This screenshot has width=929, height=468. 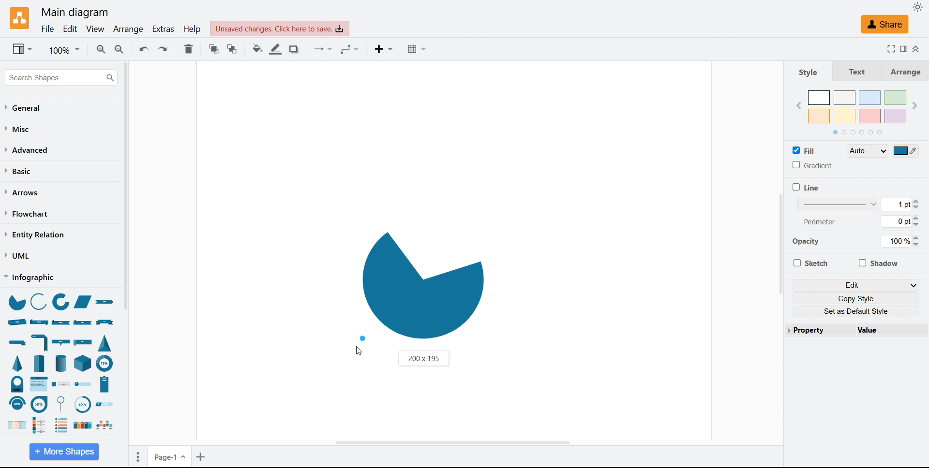 What do you see at coordinates (105, 322) in the screenshot?
I see `banner` at bounding box center [105, 322].